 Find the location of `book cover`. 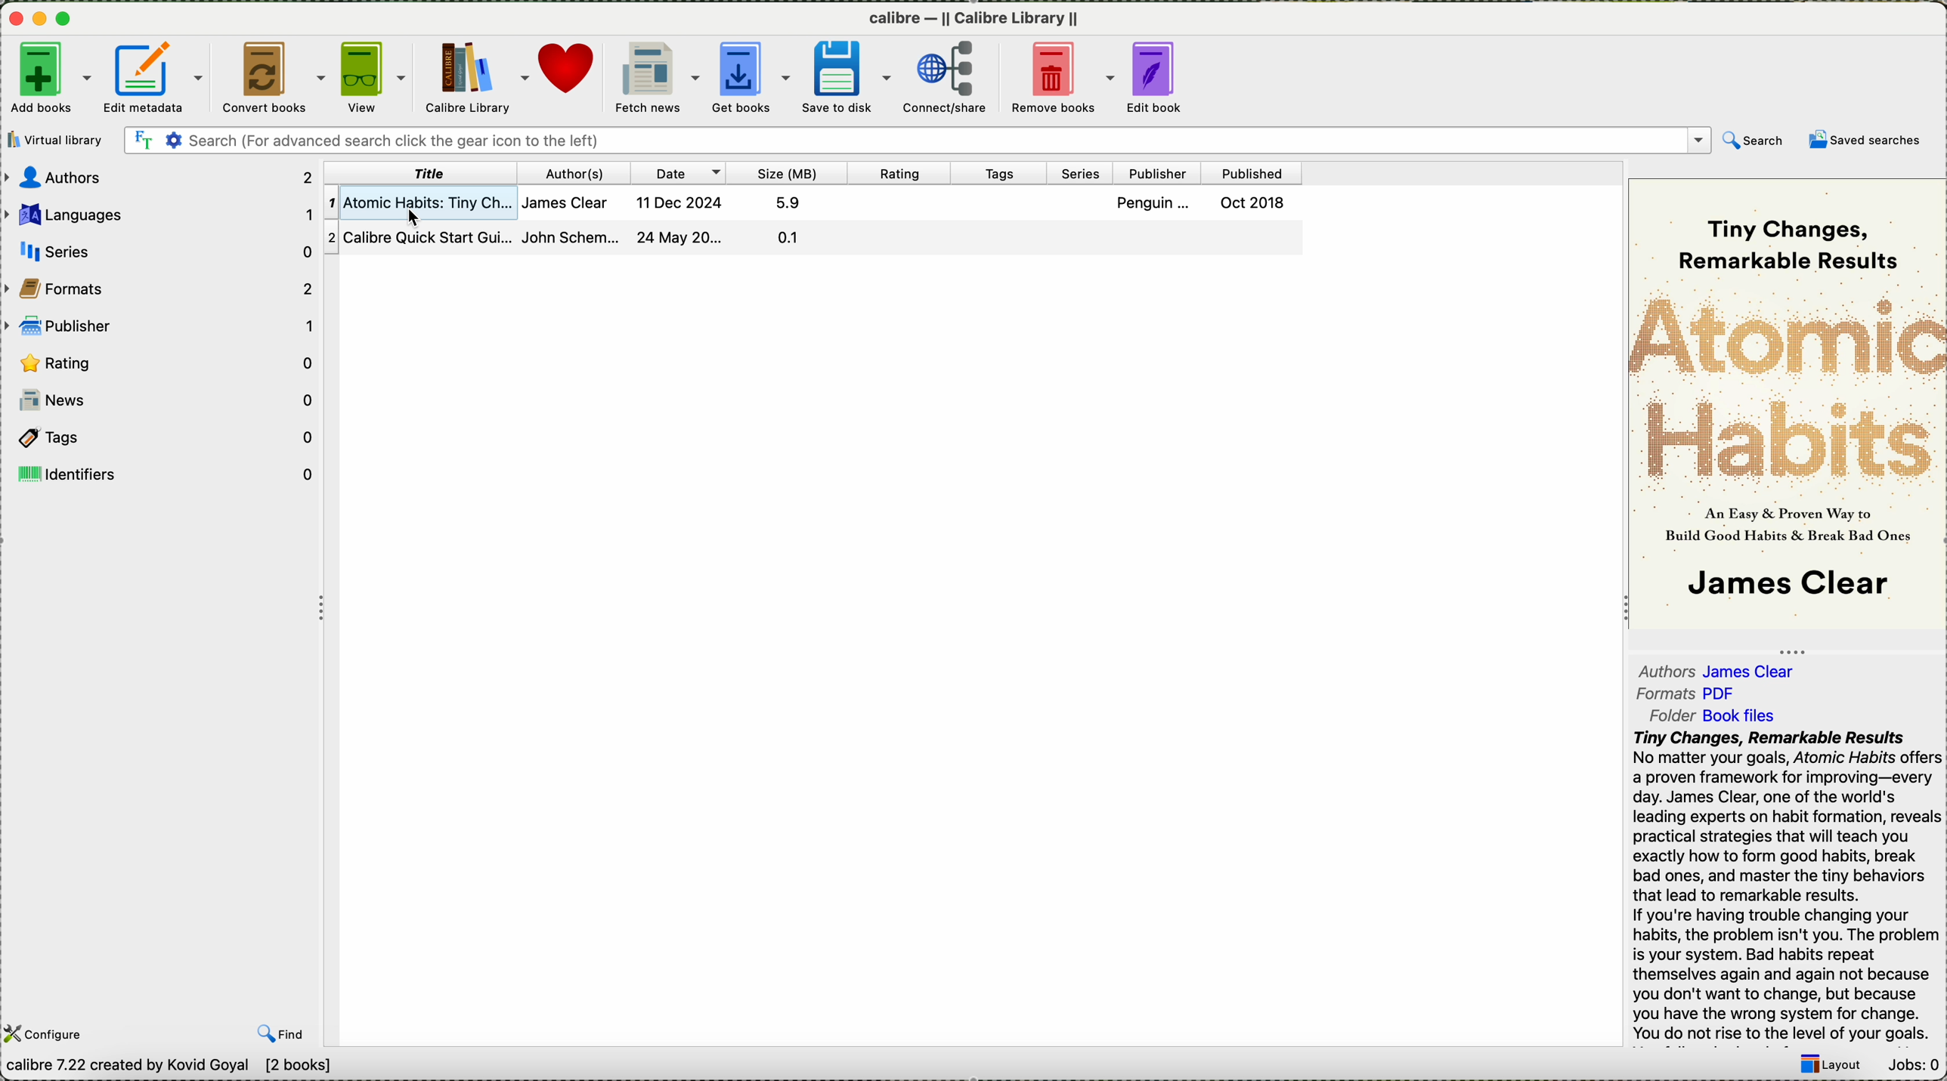

book cover is located at coordinates (1789, 406).